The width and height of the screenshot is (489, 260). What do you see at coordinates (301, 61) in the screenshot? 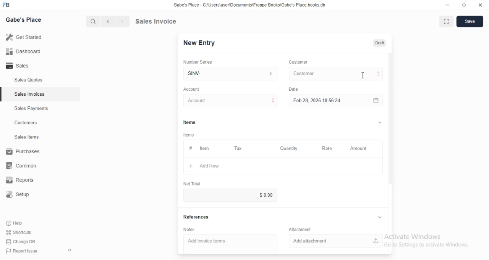
I see `Customer` at bounding box center [301, 61].